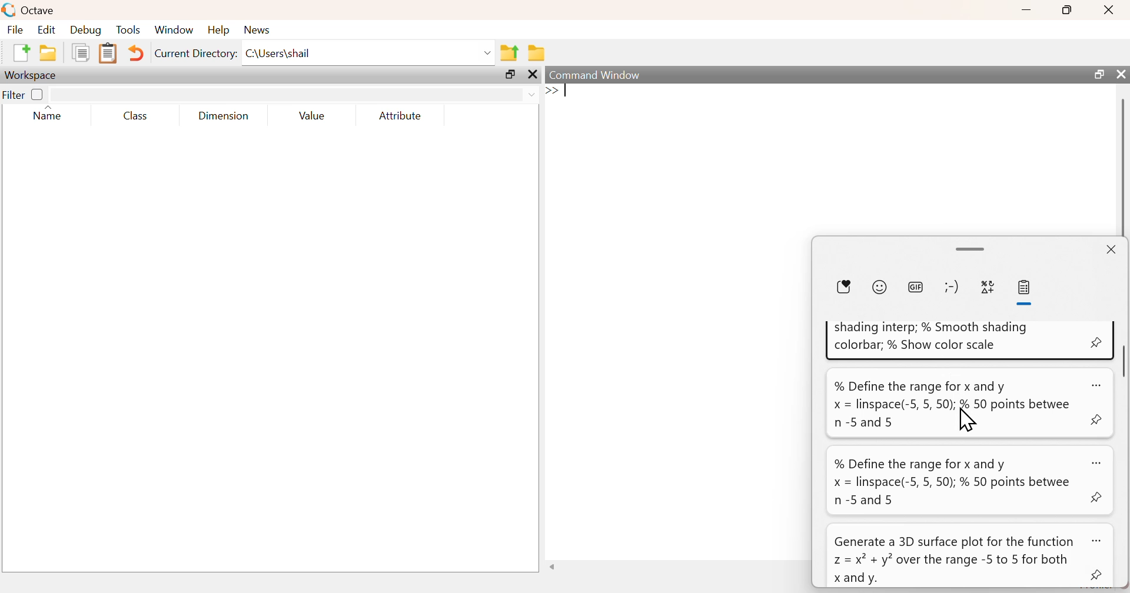 This screenshot has width=1130, height=593. Describe the element at coordinates (173, 29) in the screenshot. I see `Window` at that location.